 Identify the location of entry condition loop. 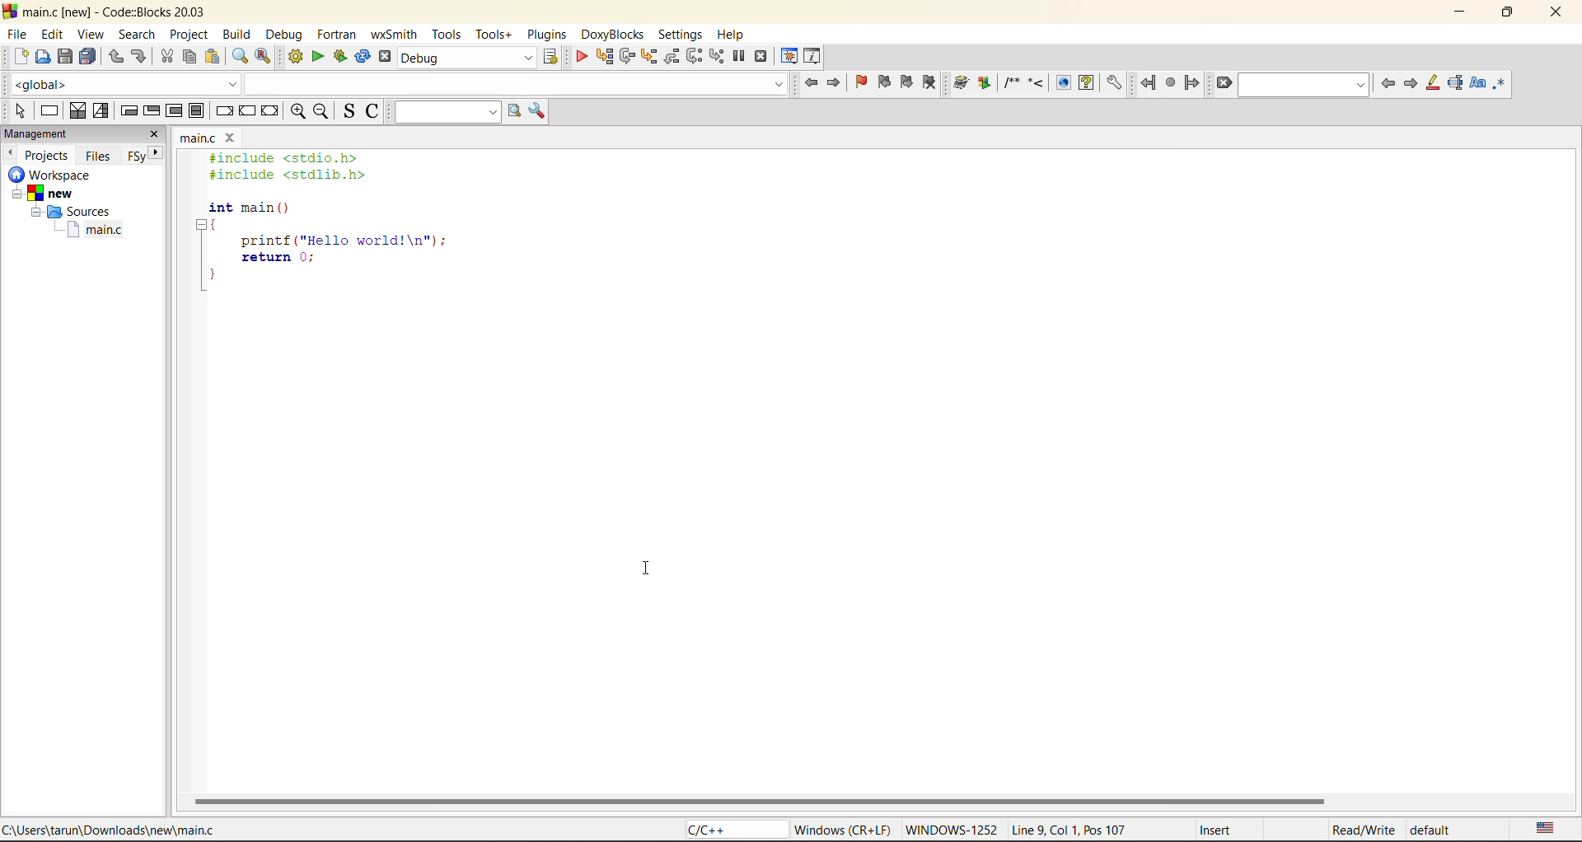
(128, 112).